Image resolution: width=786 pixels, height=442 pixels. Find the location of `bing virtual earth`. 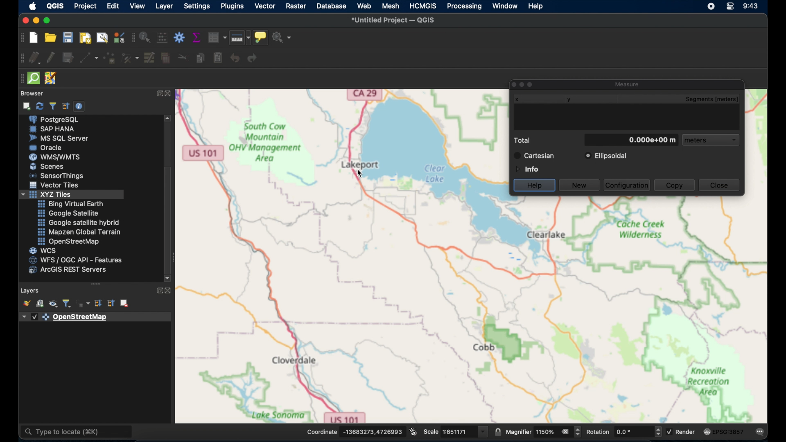

bing virtual earth is located at coordinates (70, 204).